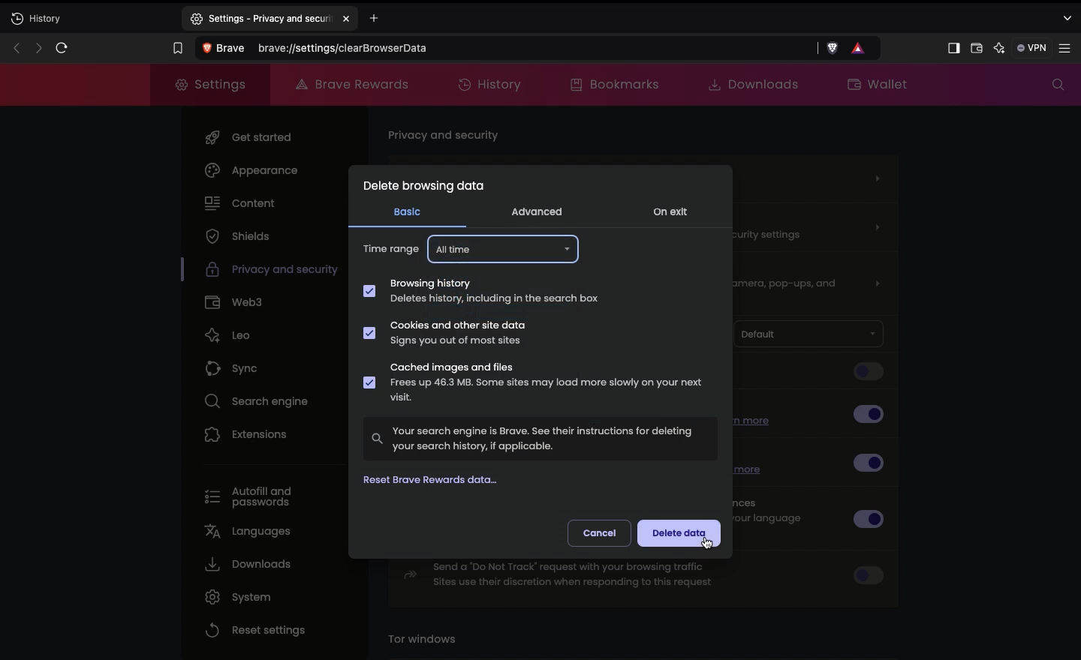 This screenshot has height=660, width=1081. What do you see at coordinates (255, 630) in the screenshot?
I see `Reset settings` at bounding box center [255, 630].